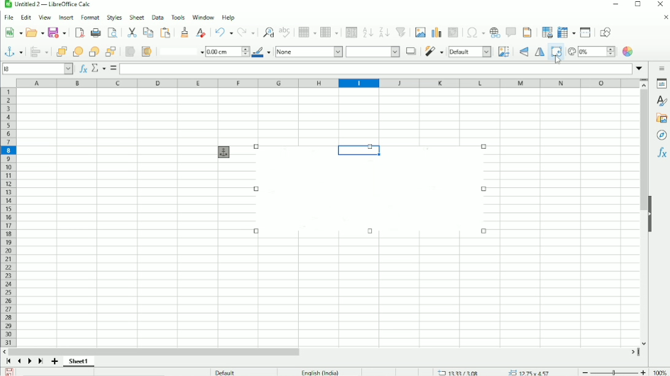  Describe the element at coordinates (614, 4) in the screenshot. I see `Minimize` at that location.